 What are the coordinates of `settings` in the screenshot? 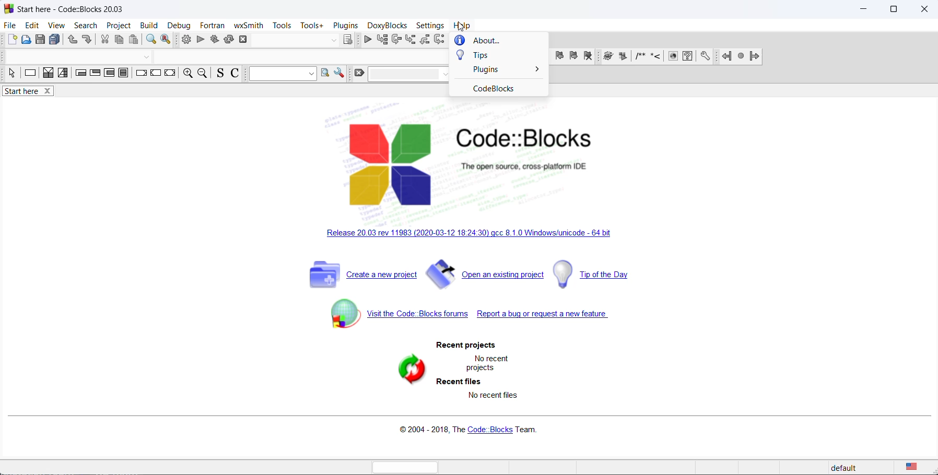 It's located at (340, 75).